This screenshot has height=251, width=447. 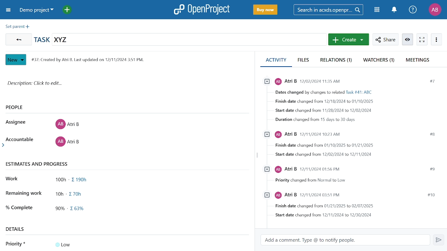 What do you see at coordinates (7, 11) in the screenshot?
I see `Collapse project menu` at bounding box center [7, 11].